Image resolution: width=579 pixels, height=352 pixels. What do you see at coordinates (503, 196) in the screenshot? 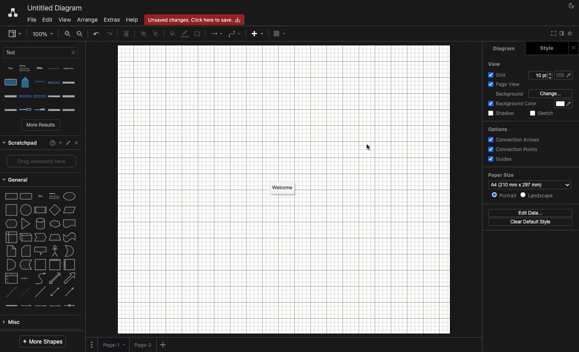
I see `` at bounding box center [503, 196].